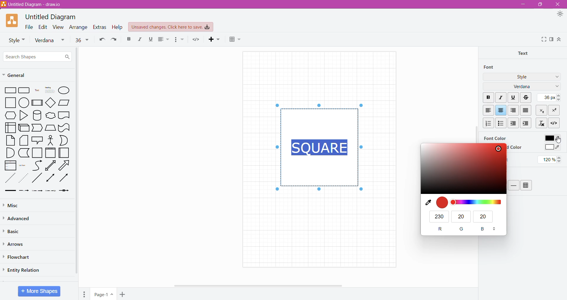 The height and width of the screenshot is (300, 567). Describe the element at coordinates (559, 39) in the screenshot. I see `Expand/Collapse` at that location.